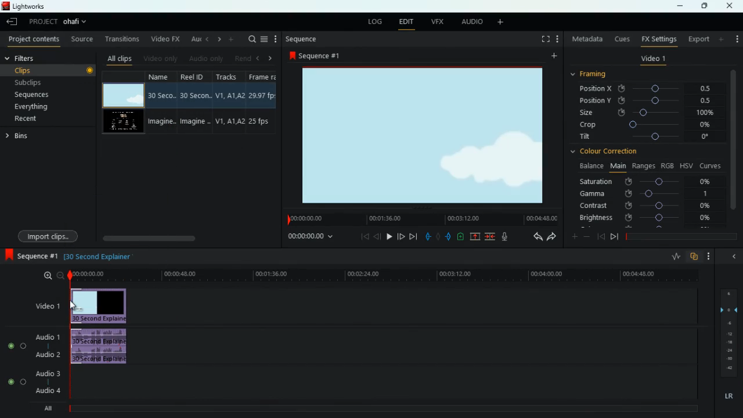 The height and width of the screenshot is (418, 743). I want to click on Timeline, so click(387, 409).